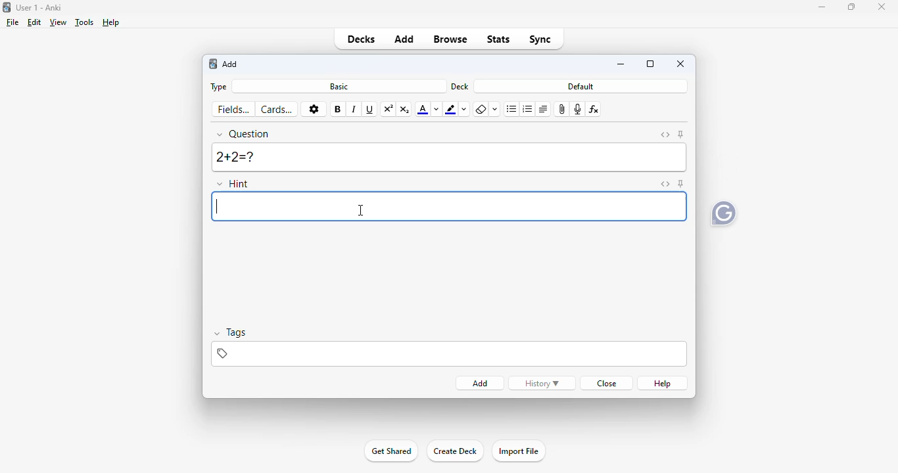  I want to click on minimize, so click(822, 7).